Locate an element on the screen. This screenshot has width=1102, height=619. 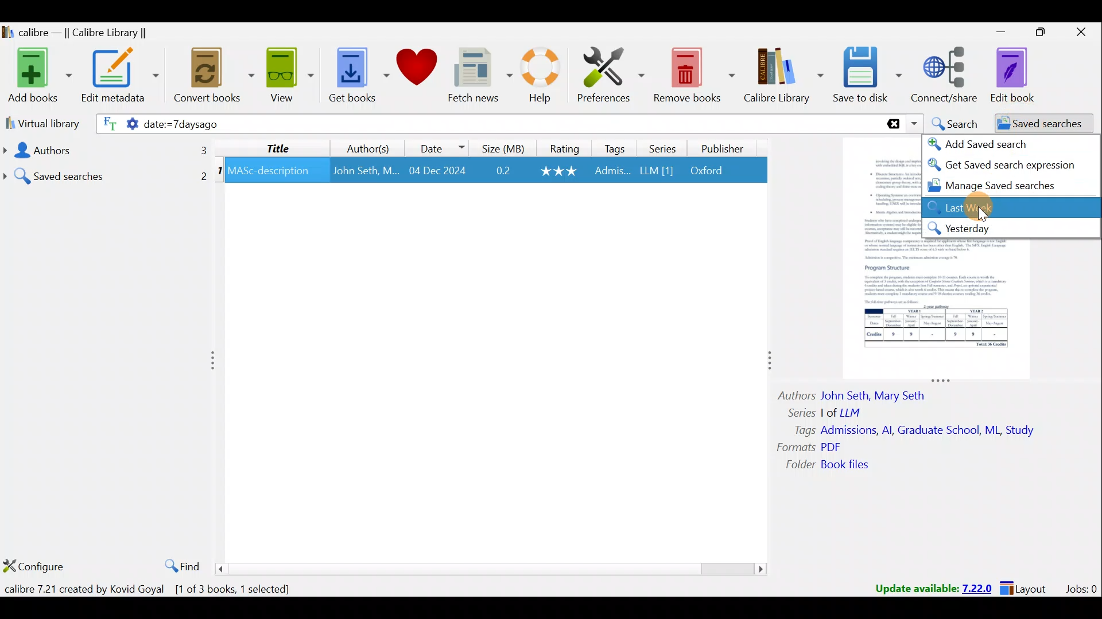
Search settings is located at coordinates (116, 126).